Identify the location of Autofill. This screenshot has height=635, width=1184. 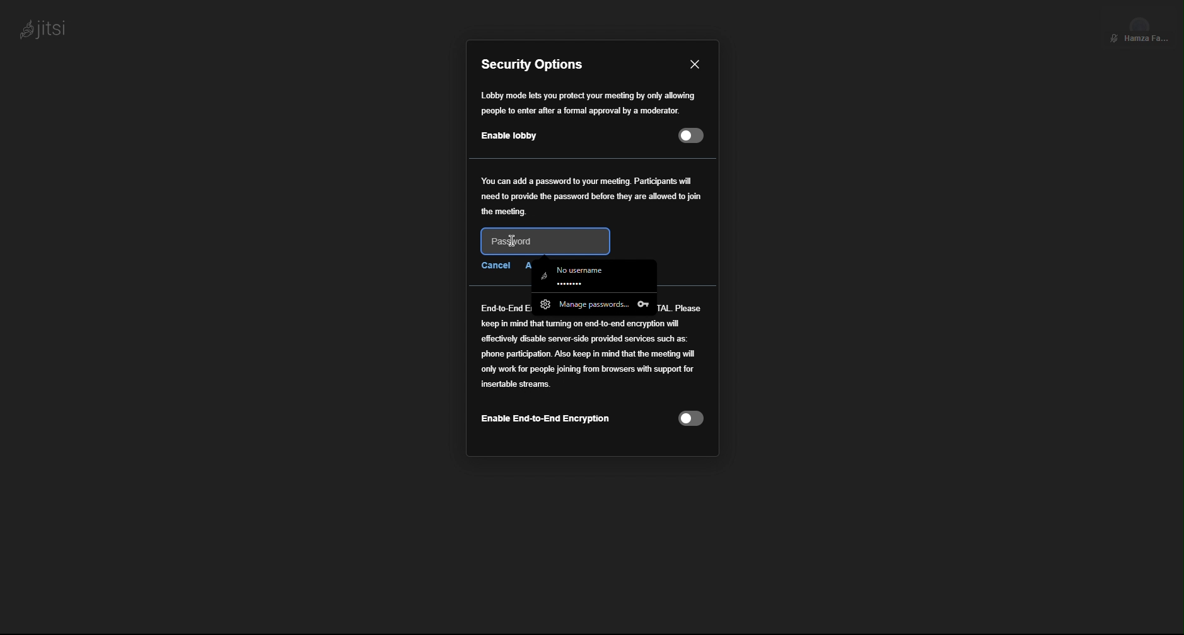
(595, 288).